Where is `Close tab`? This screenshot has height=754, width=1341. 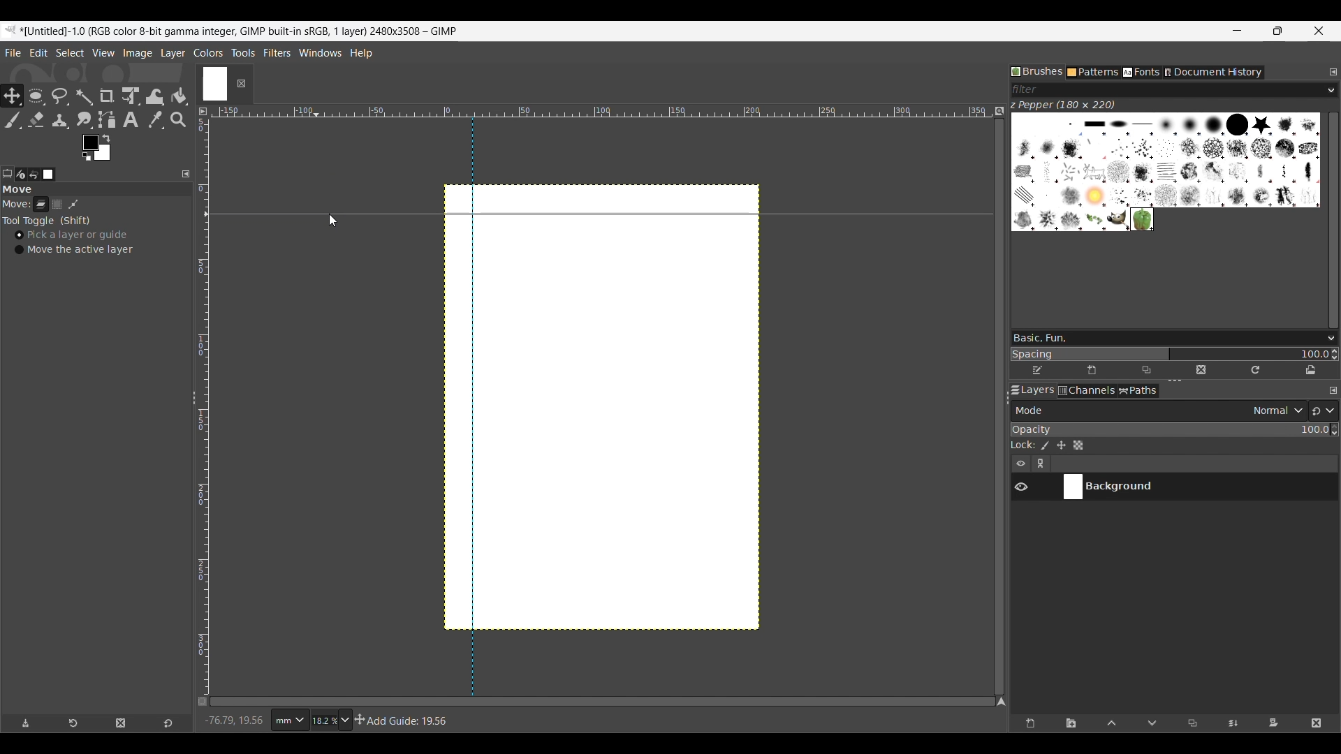
Close tab is located at coordinates (240, 84).